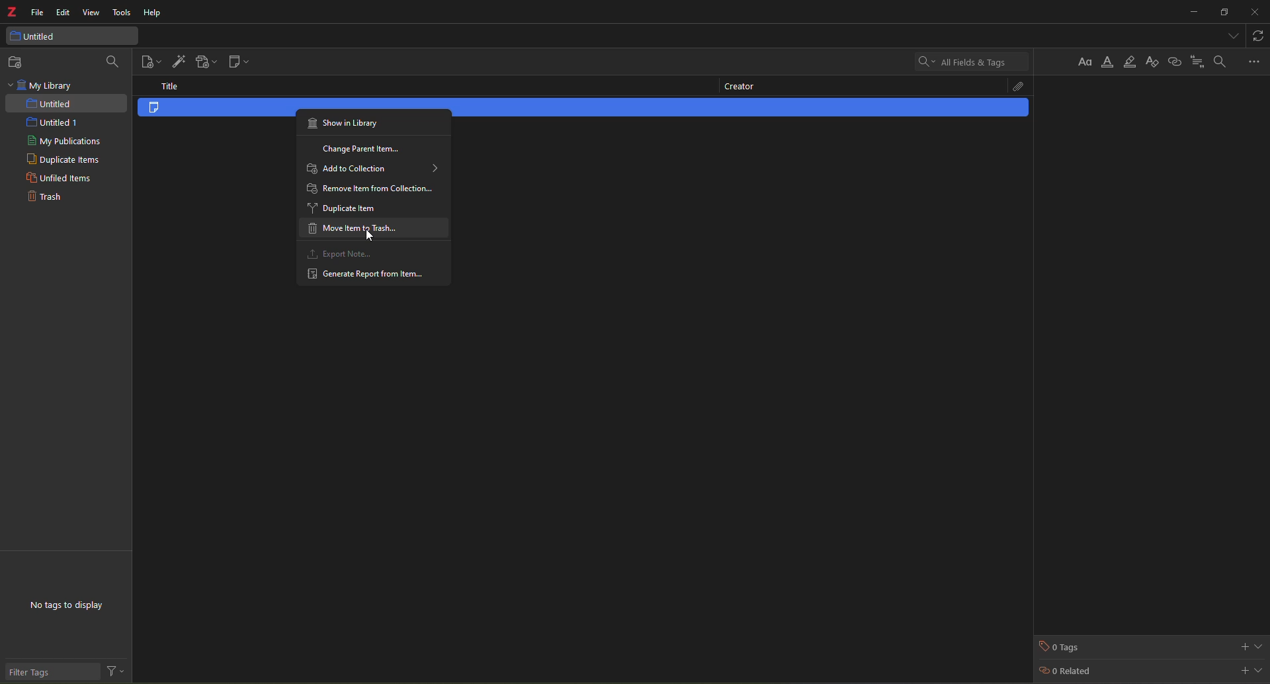 The image size is (1270, 684). I want to click on show in library, so click(348, 124).